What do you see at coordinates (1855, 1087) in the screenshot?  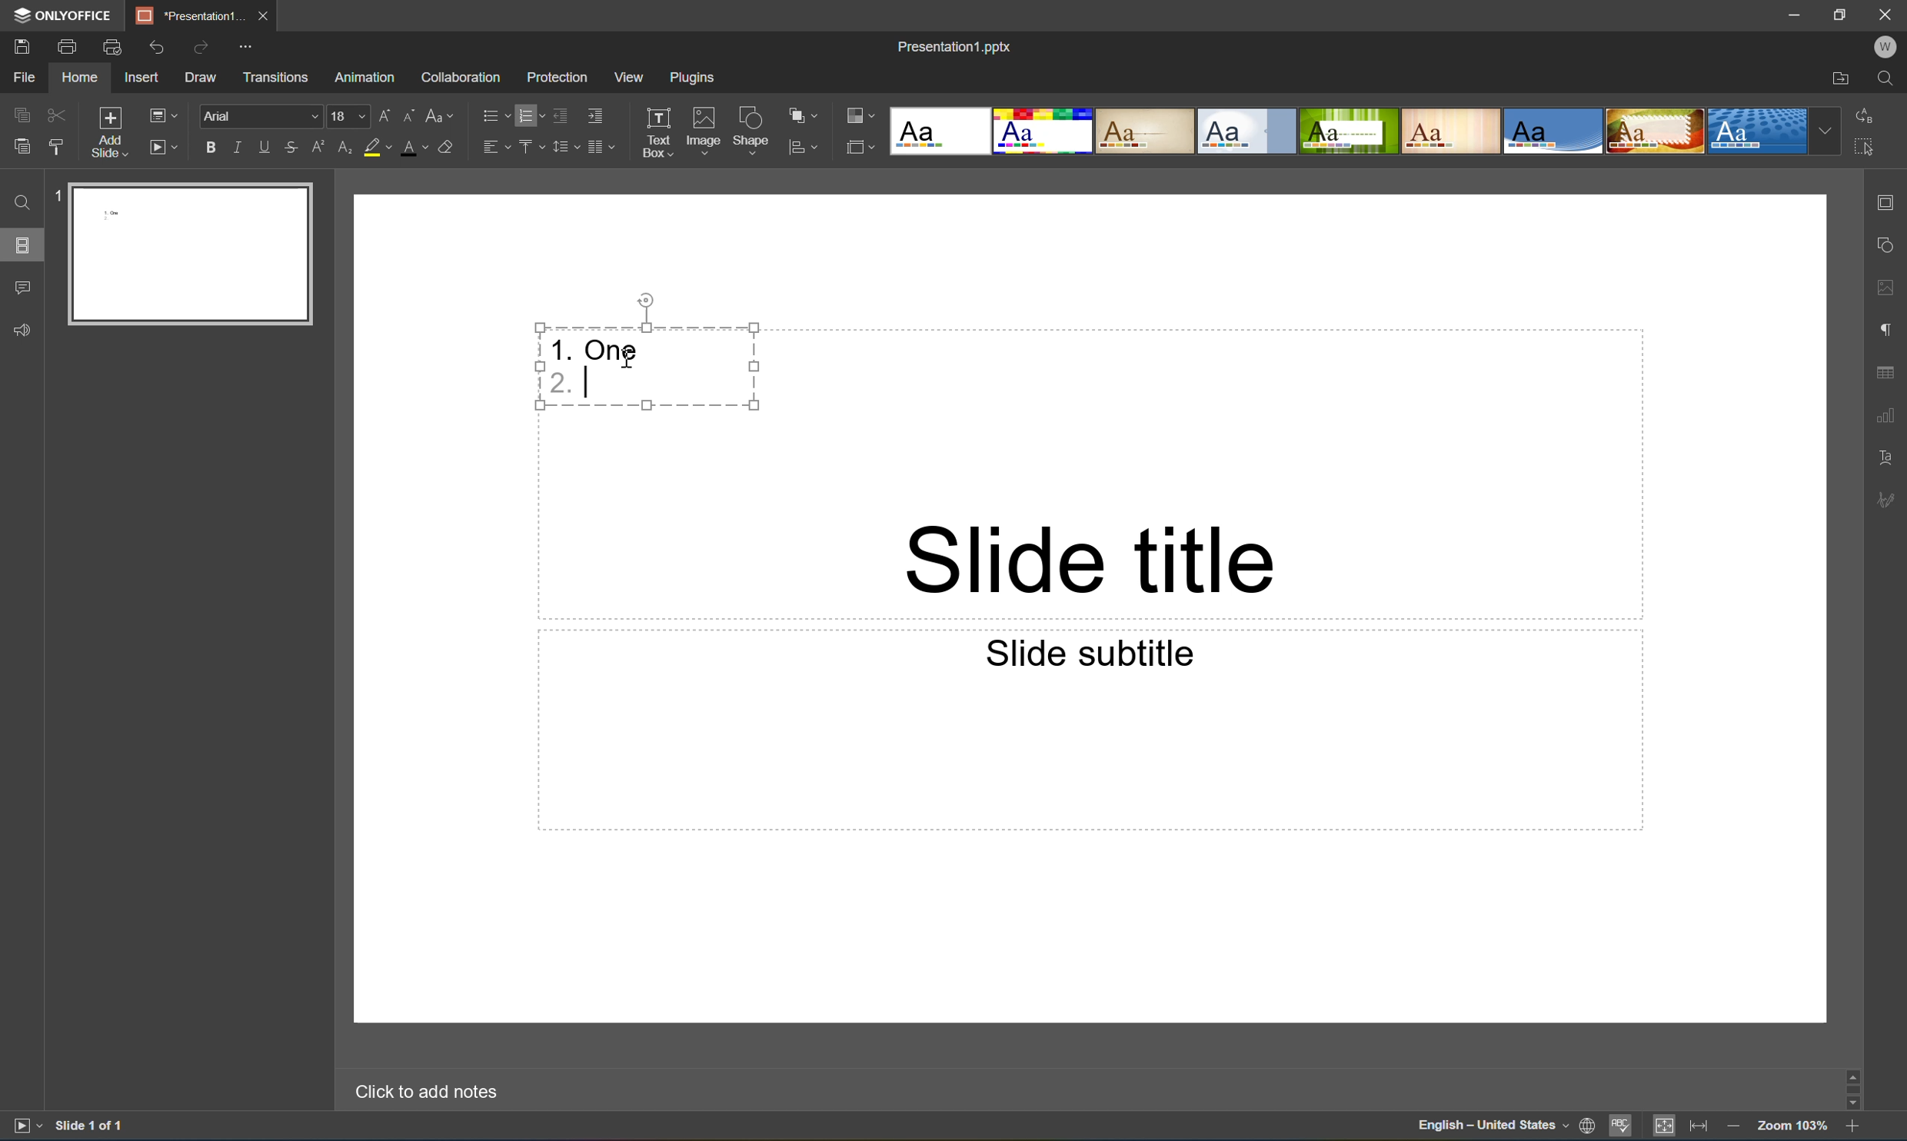 I see `Scroll bar` at bounding box center [1855, 1087].